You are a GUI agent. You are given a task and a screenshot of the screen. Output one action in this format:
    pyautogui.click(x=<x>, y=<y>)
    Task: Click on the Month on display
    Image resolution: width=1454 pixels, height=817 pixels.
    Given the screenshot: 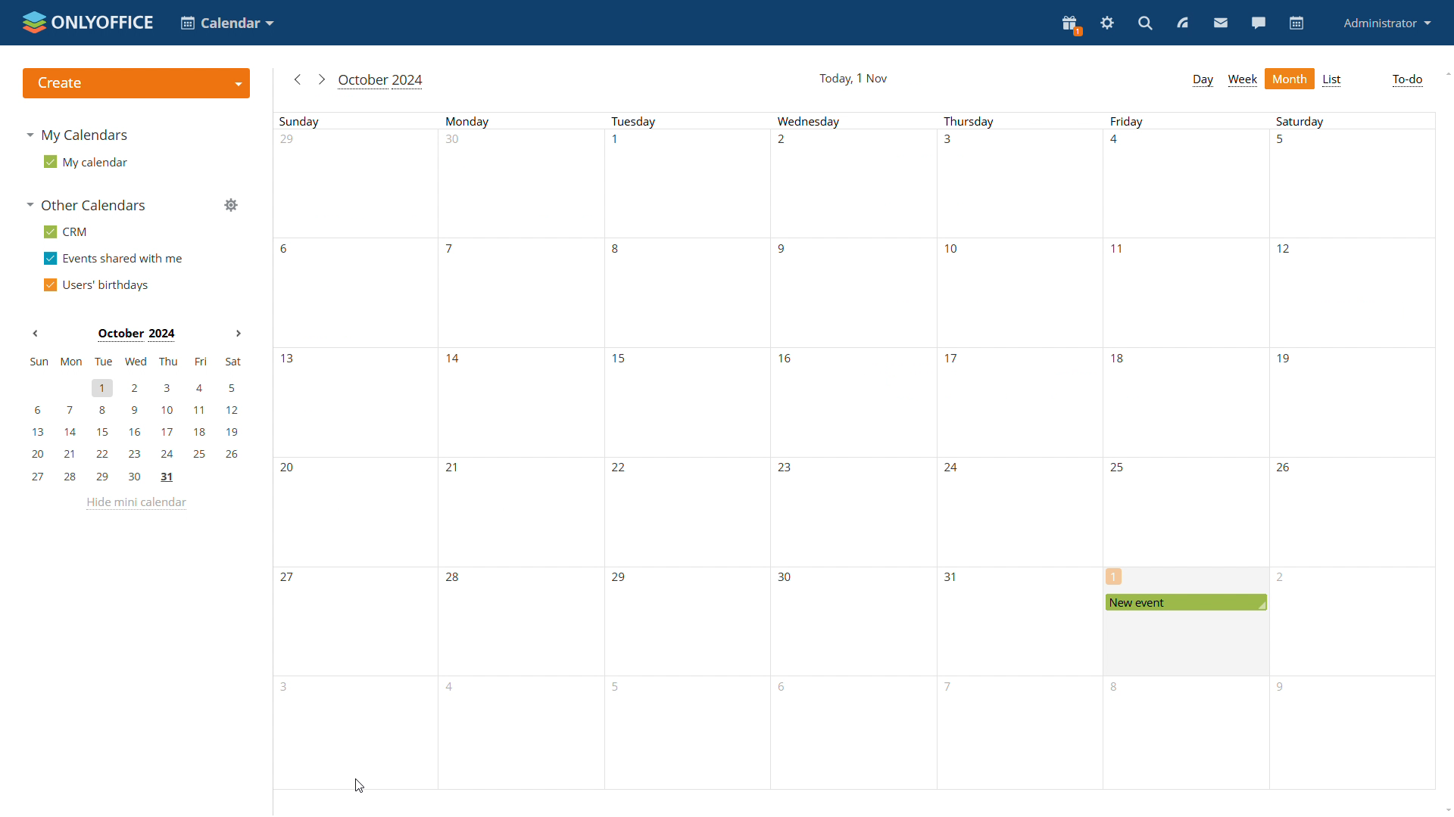 What is the action you would take?
    pyautogui.click(x=135, y=334)
    